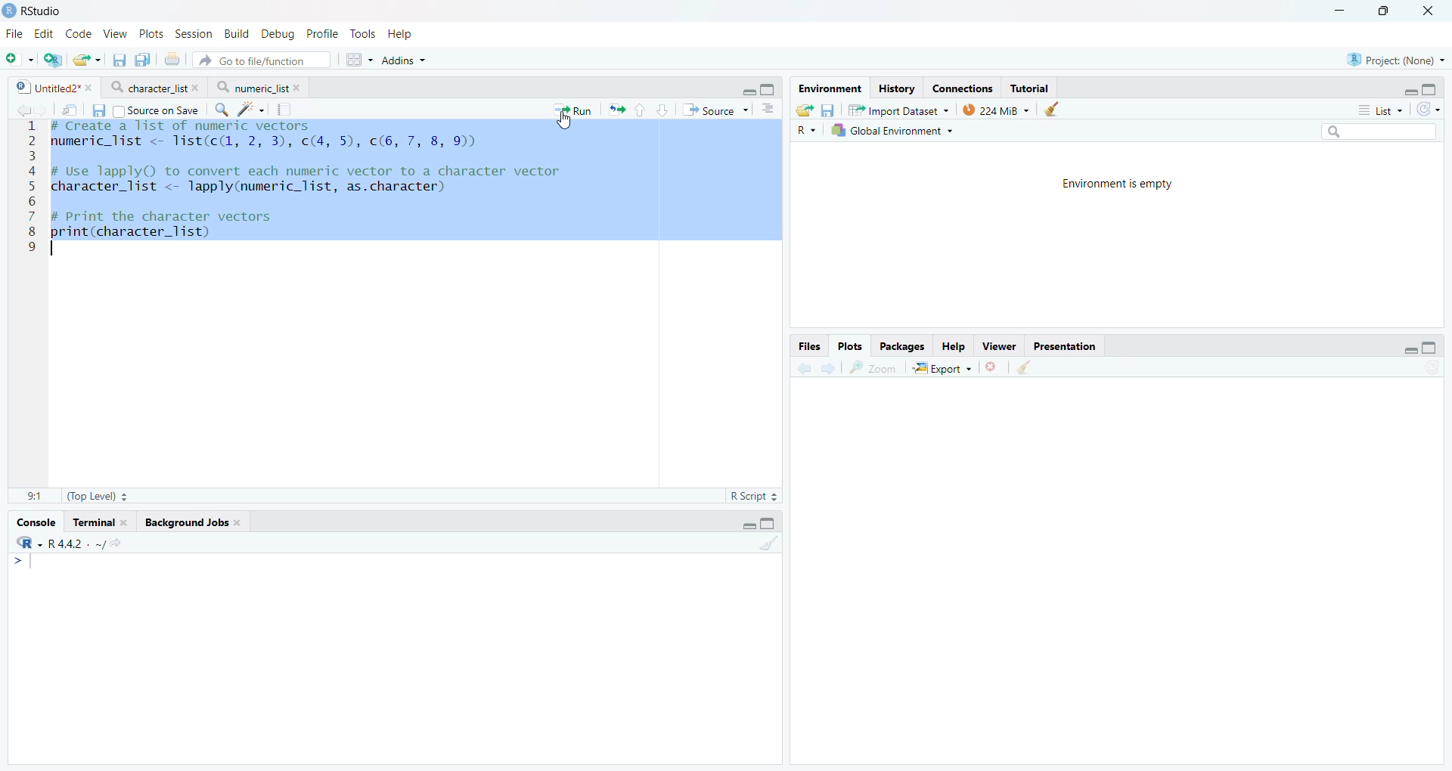 The image size is (1452, 771). What do you see at coordinates (1379, 131) in the screenshot?
I see `Search` at bounding box center [1379, 131].